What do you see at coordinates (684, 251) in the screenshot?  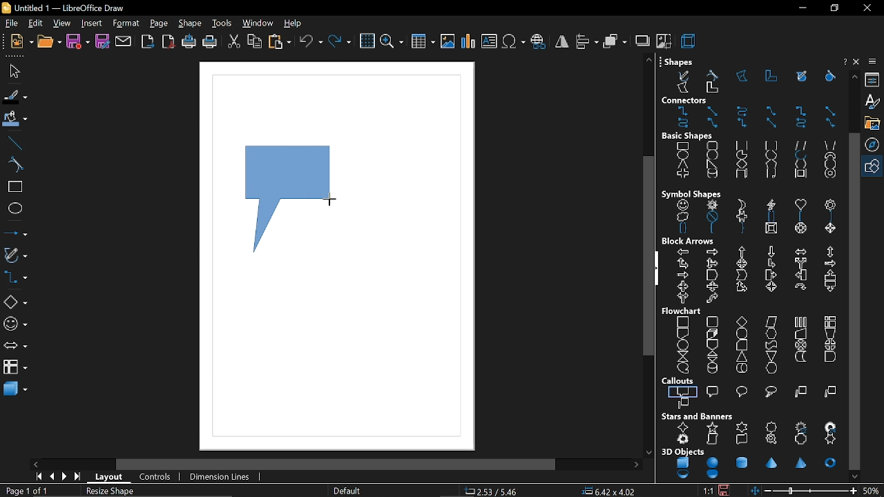 I see `left arrow` at bounding box center [684, 251].